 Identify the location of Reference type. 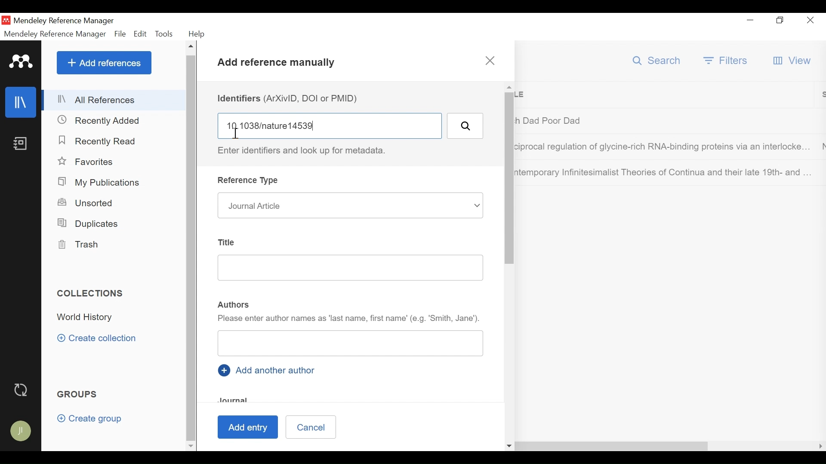
(250, 181).